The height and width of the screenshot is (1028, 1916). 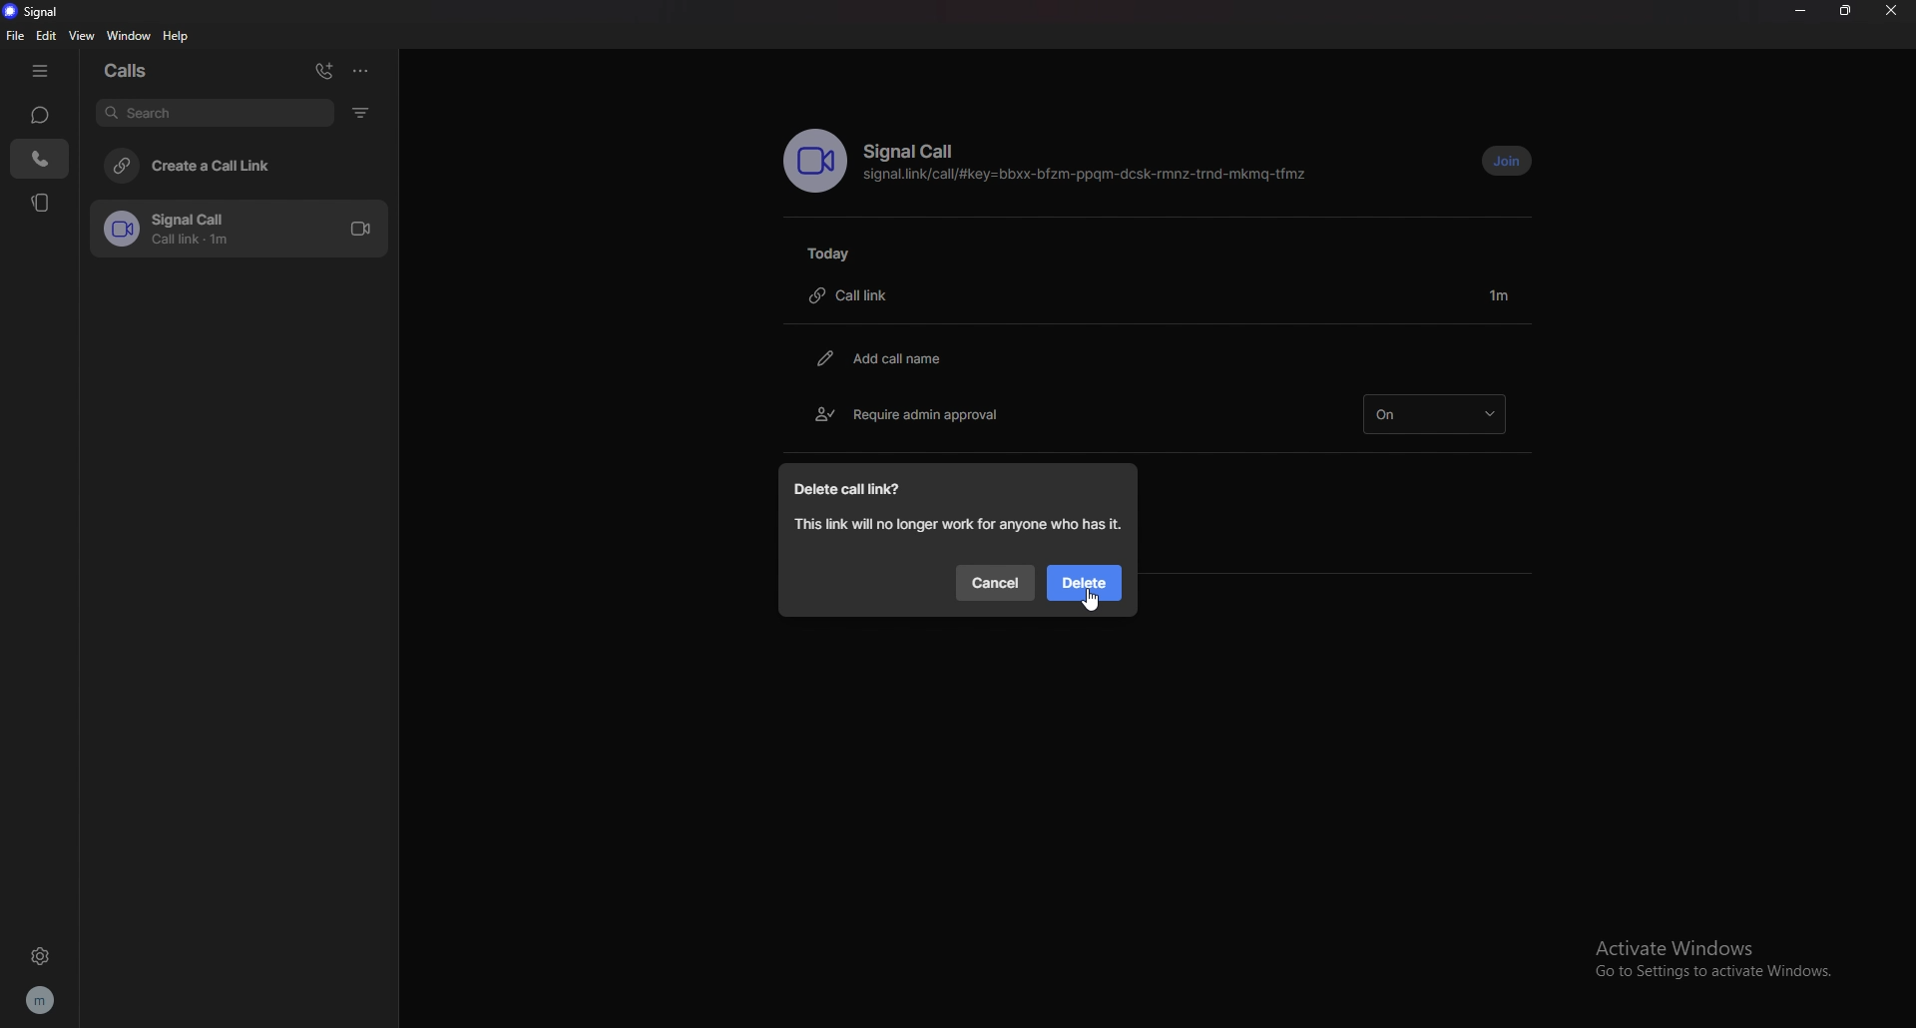 I want to click on options, so click(x=362, y=71).